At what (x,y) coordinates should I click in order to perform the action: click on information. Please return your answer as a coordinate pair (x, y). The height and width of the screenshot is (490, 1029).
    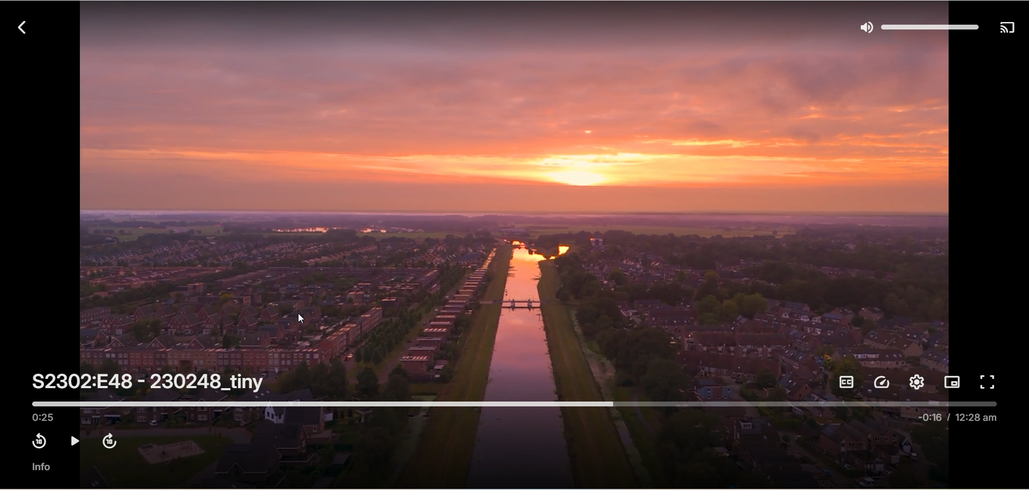
    Looking at the image, I should click on (40, 467).